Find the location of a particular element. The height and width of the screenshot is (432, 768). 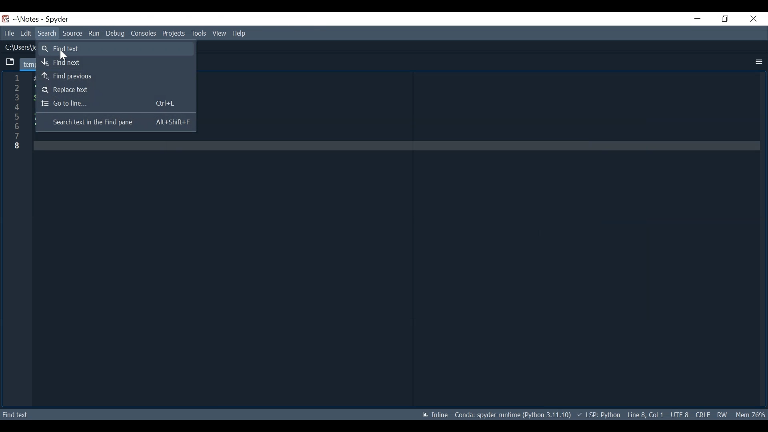

Cursor  is located at coordinates (60, 55).